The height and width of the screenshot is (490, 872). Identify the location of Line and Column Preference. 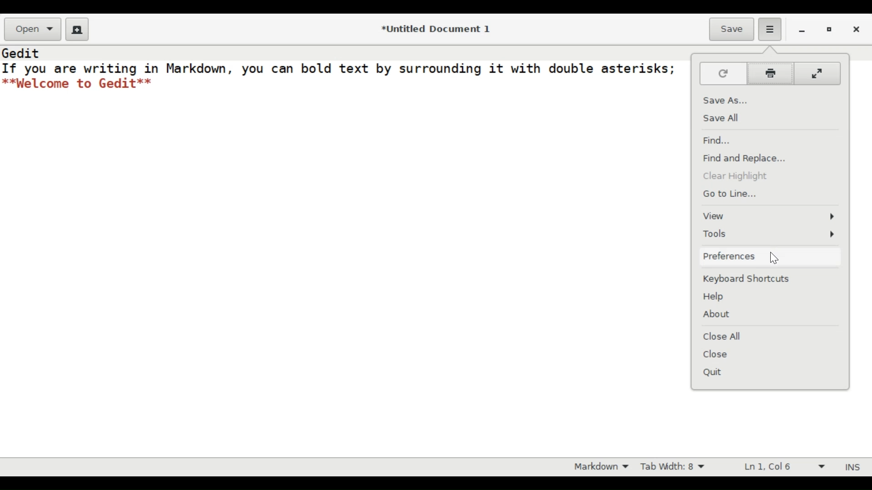
(787, 466).